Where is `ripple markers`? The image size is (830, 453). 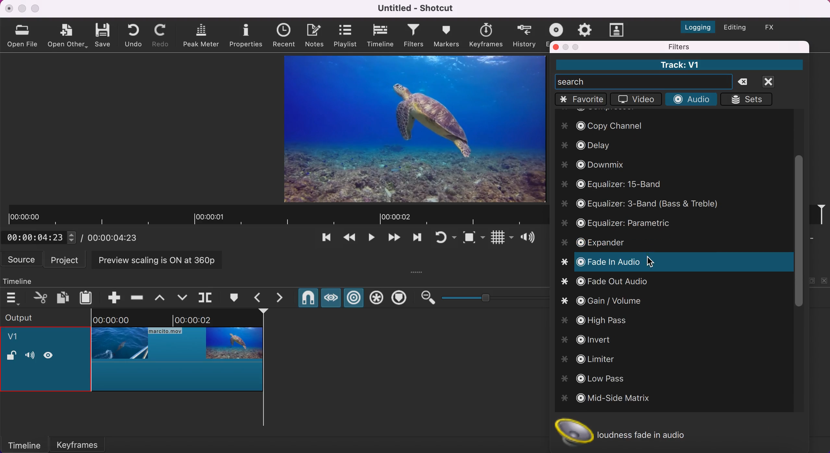
ripple markers is located at coordinates (401, 298).